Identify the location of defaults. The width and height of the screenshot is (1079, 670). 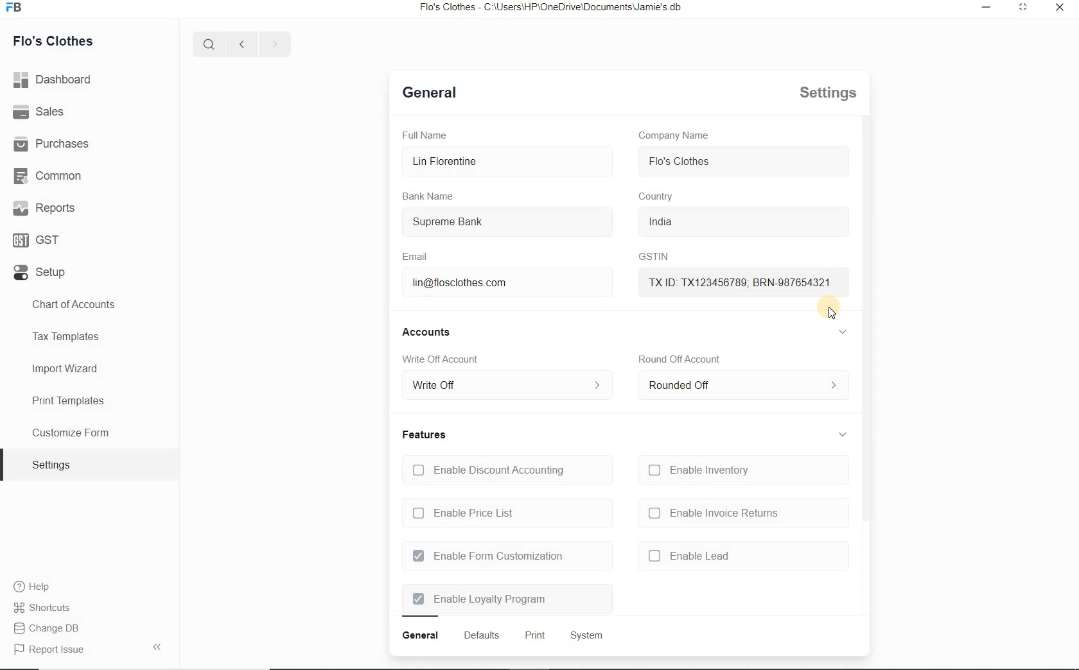
(481, 635).